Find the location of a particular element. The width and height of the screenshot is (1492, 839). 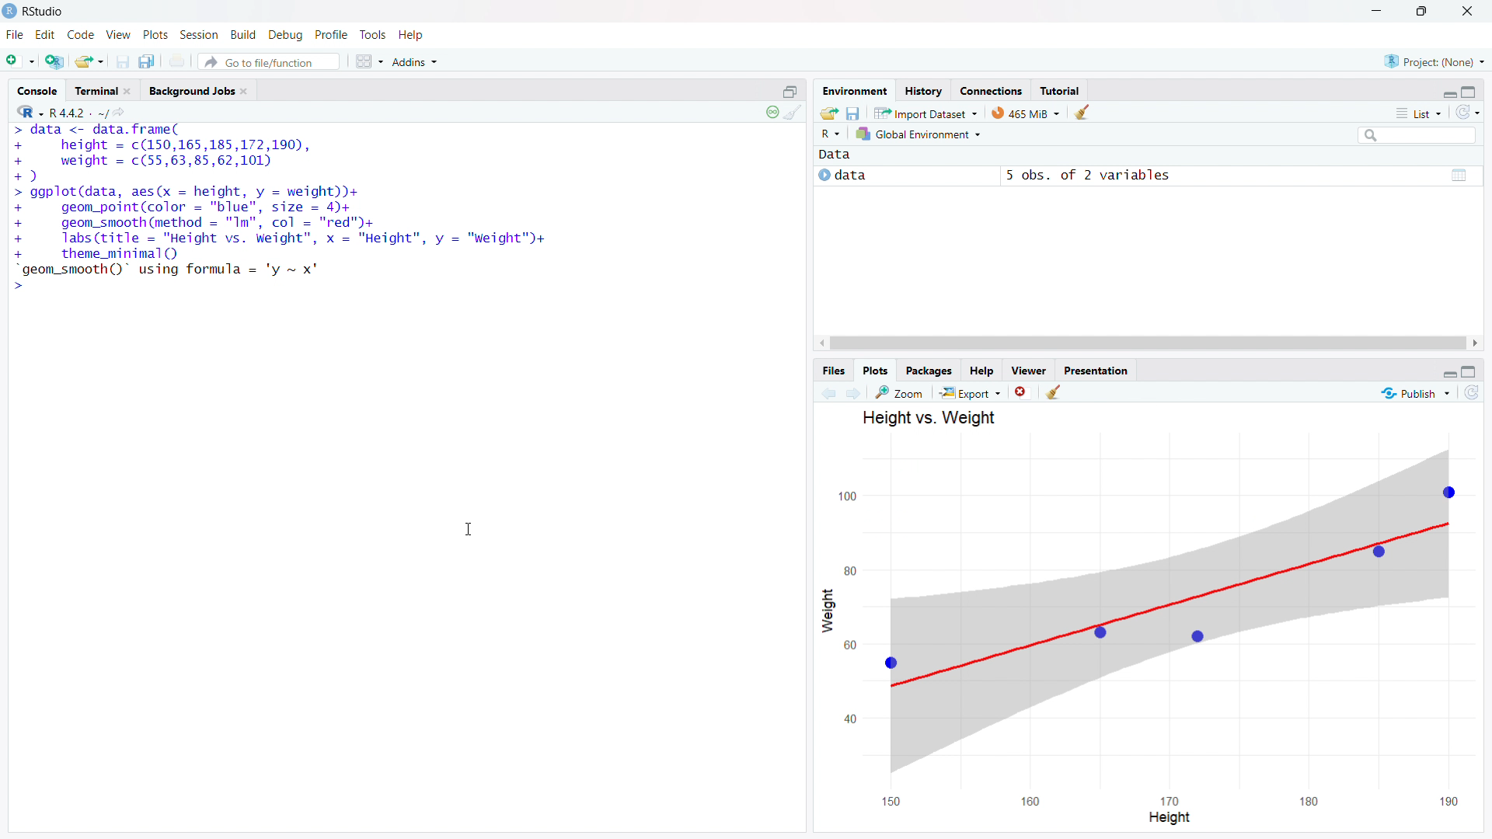

> data <- data.trame( is located at coordinates (96, 131).